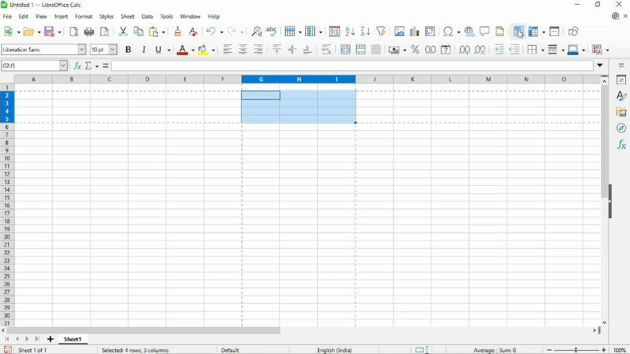 This screenshot has width=630, height=354. Describe the element at coordinates (8, 205) in the screenshot. I see `Row headings` at that location.